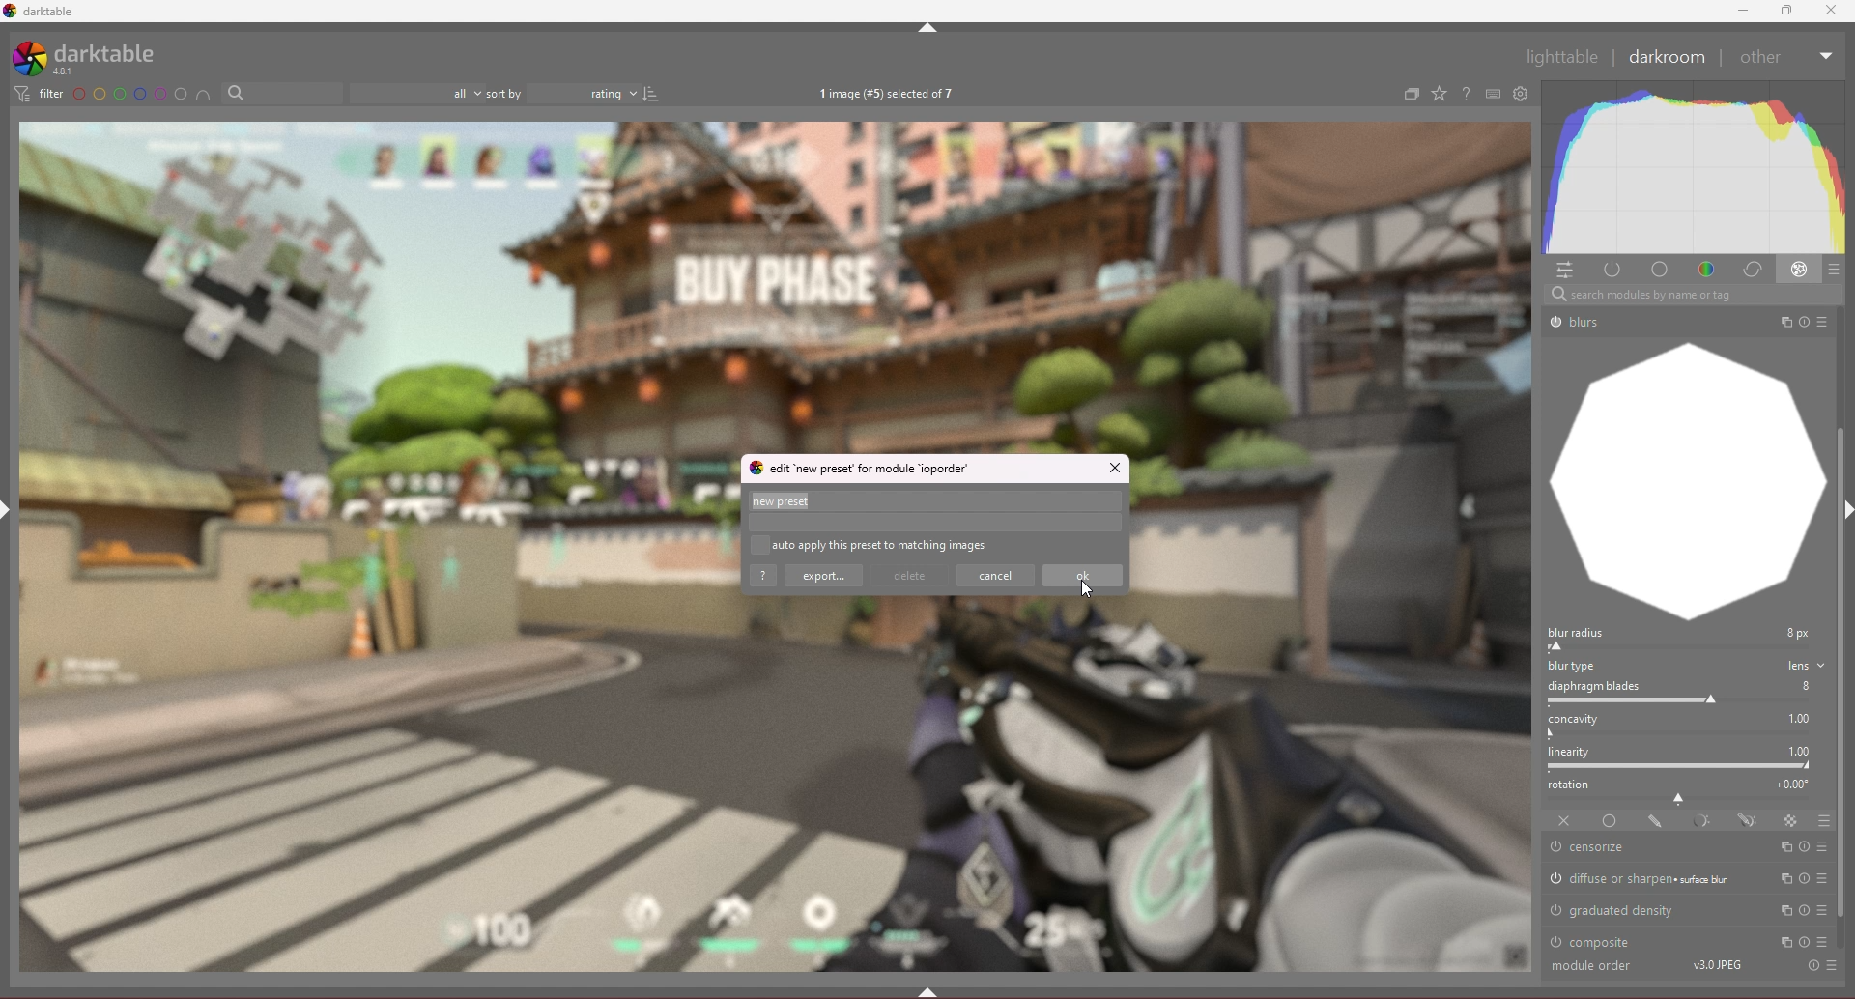  Describe the element at coordinates (889, 93) in the screenshot. I see `images selected` at that location.